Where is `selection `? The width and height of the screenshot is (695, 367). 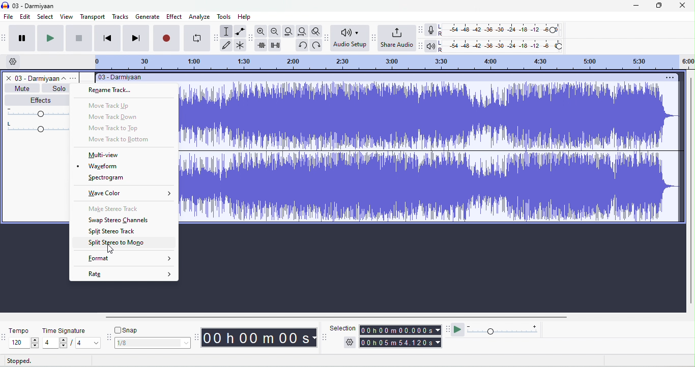
selection  is located at coordinates (341, 327).